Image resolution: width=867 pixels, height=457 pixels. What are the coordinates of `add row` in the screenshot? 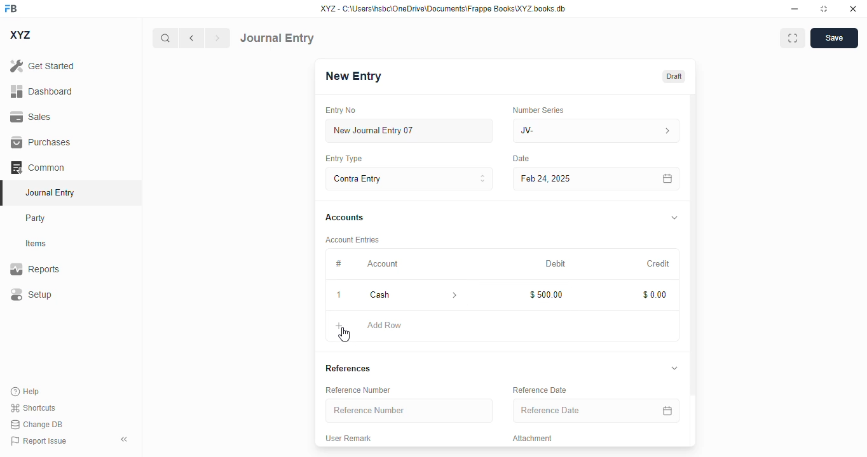 It's located at (385, 326).